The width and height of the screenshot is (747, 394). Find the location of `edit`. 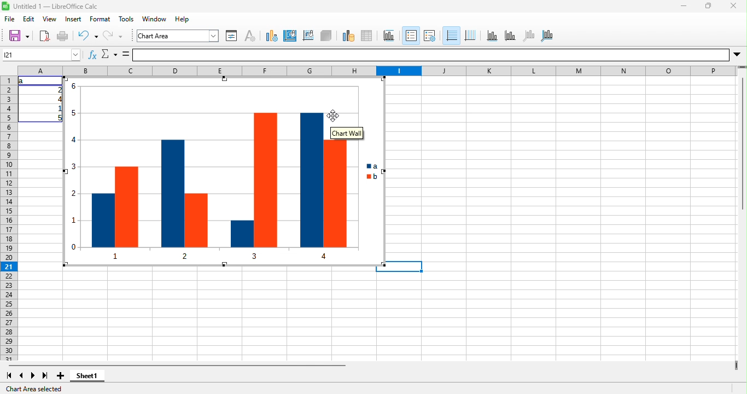

edit is located at coordinates (29, 19).